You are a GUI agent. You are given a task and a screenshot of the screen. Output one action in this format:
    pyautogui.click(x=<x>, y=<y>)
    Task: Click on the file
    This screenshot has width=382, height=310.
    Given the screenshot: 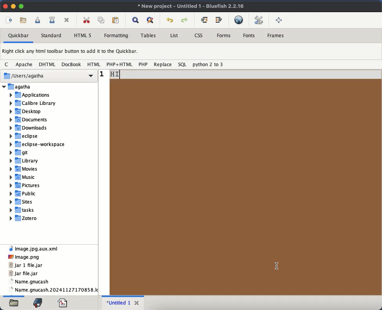 What is the action you would take?
    pyautogui.click(x=63, y=302)
    